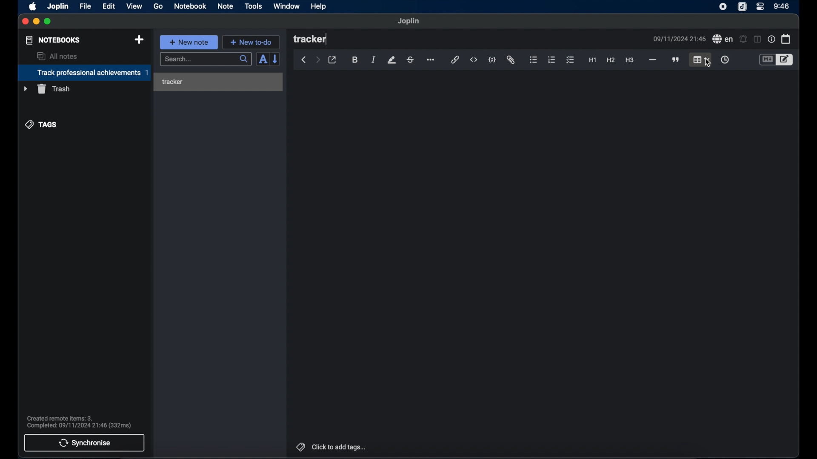 This screenshot has height=459, width=817. Describe the element at coordinates (757, 40) in the screenshot. I see `toggle editor layout` at that location.